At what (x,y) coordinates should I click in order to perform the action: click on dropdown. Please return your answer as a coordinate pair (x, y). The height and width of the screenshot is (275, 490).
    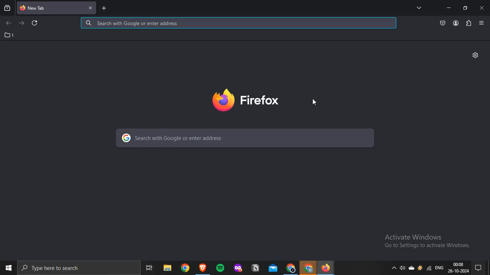
    Looking at the image, I should click on (392, 269).